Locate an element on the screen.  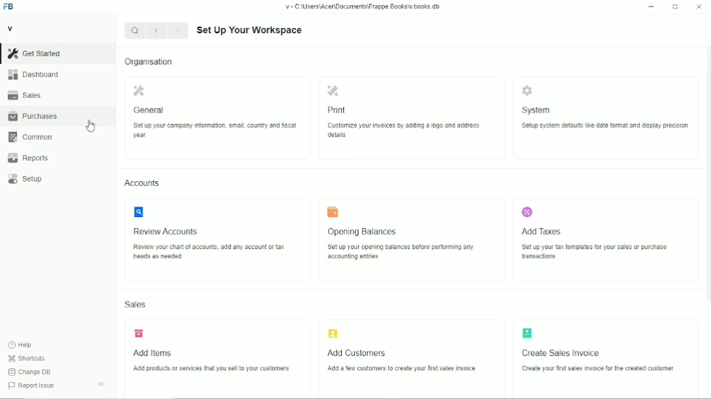
Organisation is located at coordinates (148, 62).